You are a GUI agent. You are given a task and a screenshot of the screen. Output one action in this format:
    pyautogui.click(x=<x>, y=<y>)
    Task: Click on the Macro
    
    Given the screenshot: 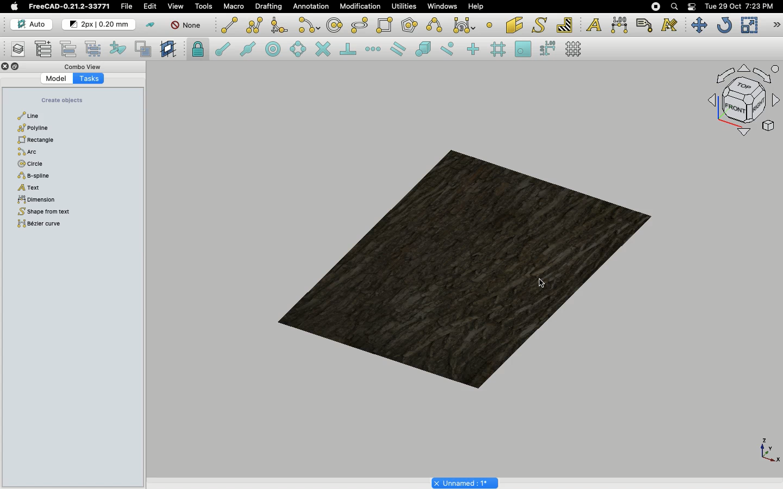 What is the action you would take?
    pyautogui.click(x=234, y=7)
    